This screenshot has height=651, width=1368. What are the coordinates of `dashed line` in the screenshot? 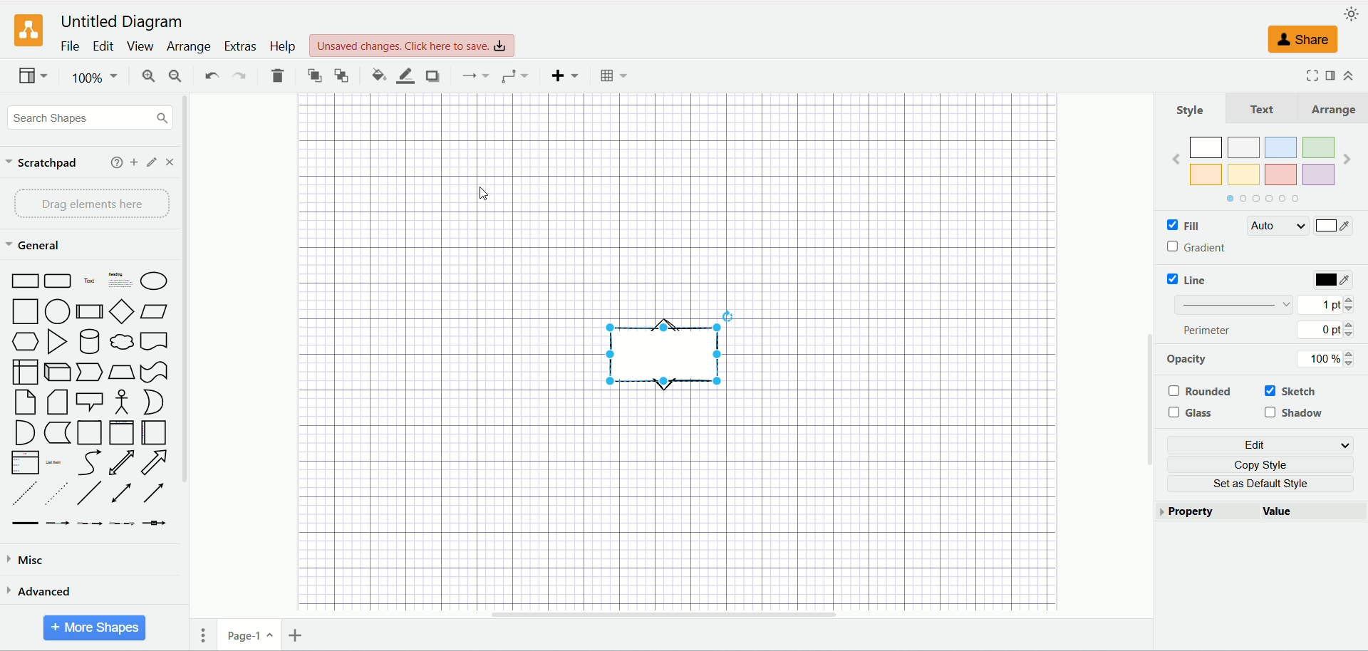 It's located at (20, 492).